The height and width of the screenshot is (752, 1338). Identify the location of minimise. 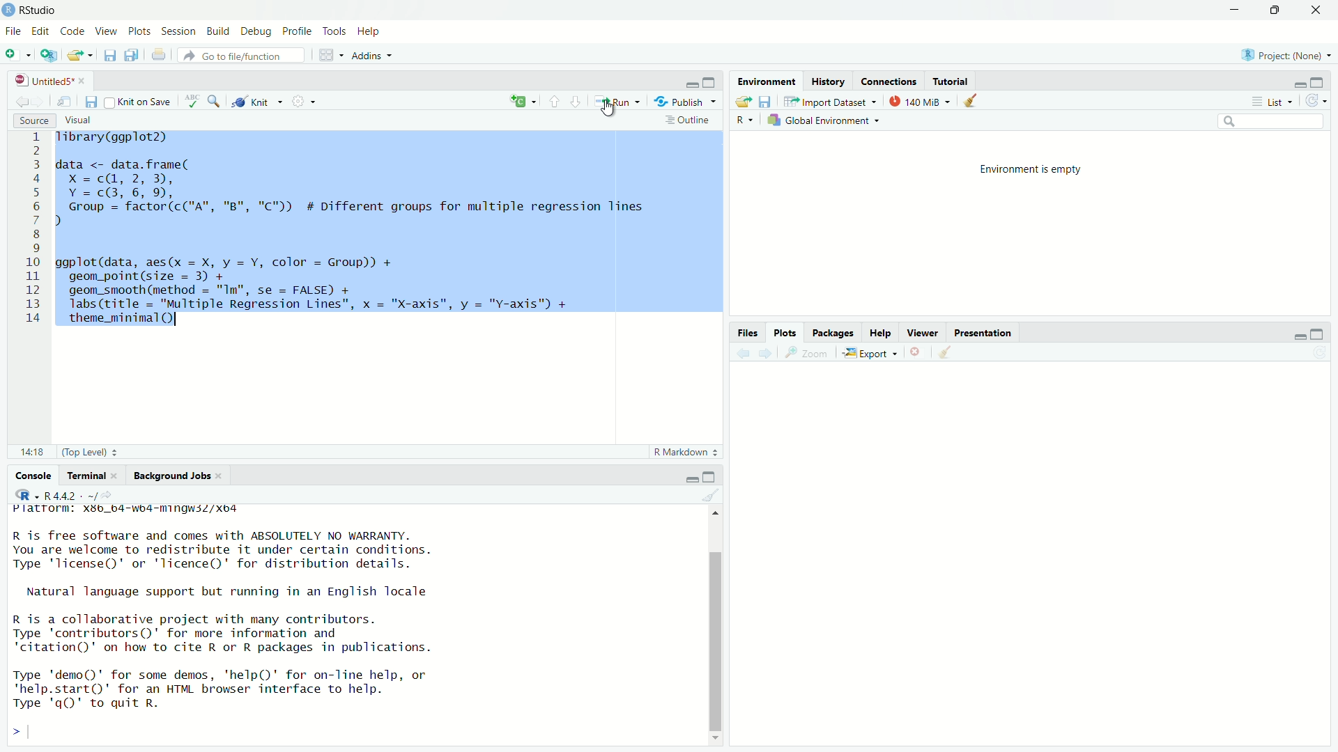
(682, 478).